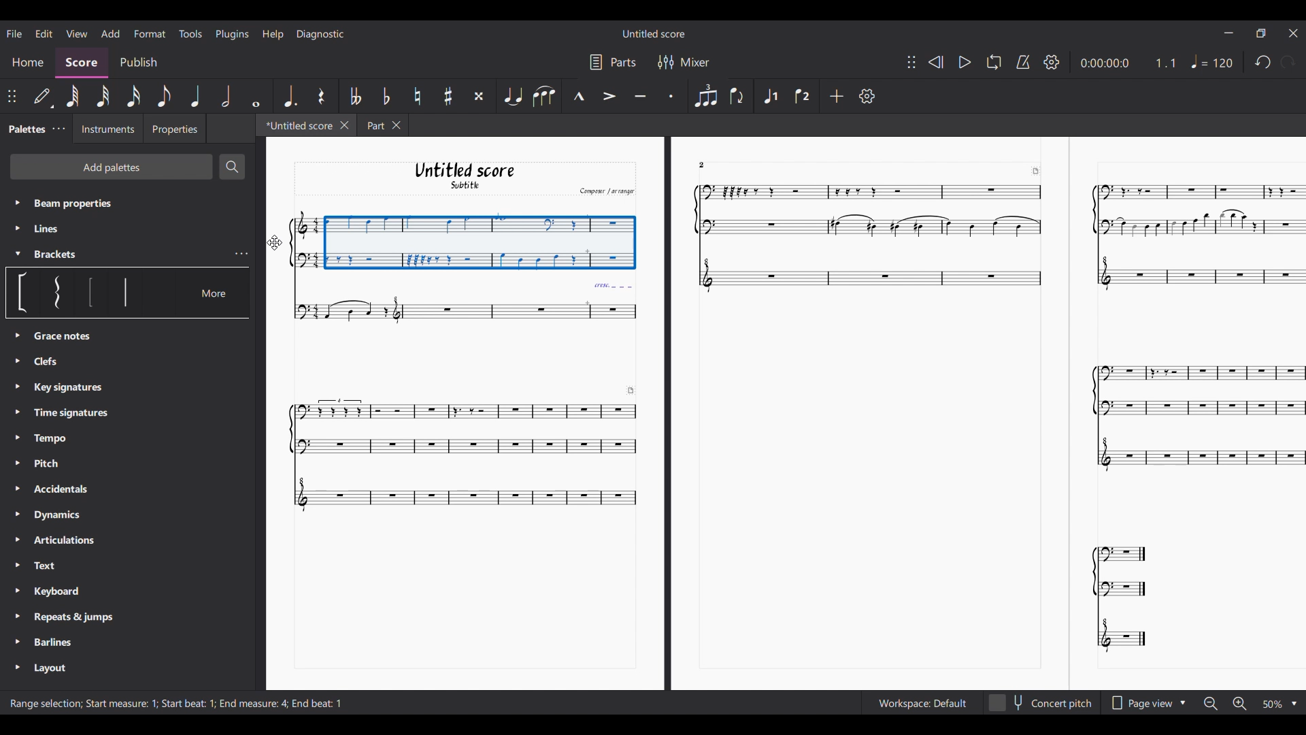 This screenshot has height=735, width=1306. I want to click on Half note, so click(227, 96).